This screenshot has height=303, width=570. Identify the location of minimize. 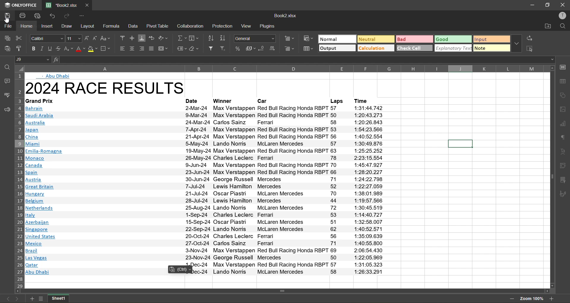
(532, 5).